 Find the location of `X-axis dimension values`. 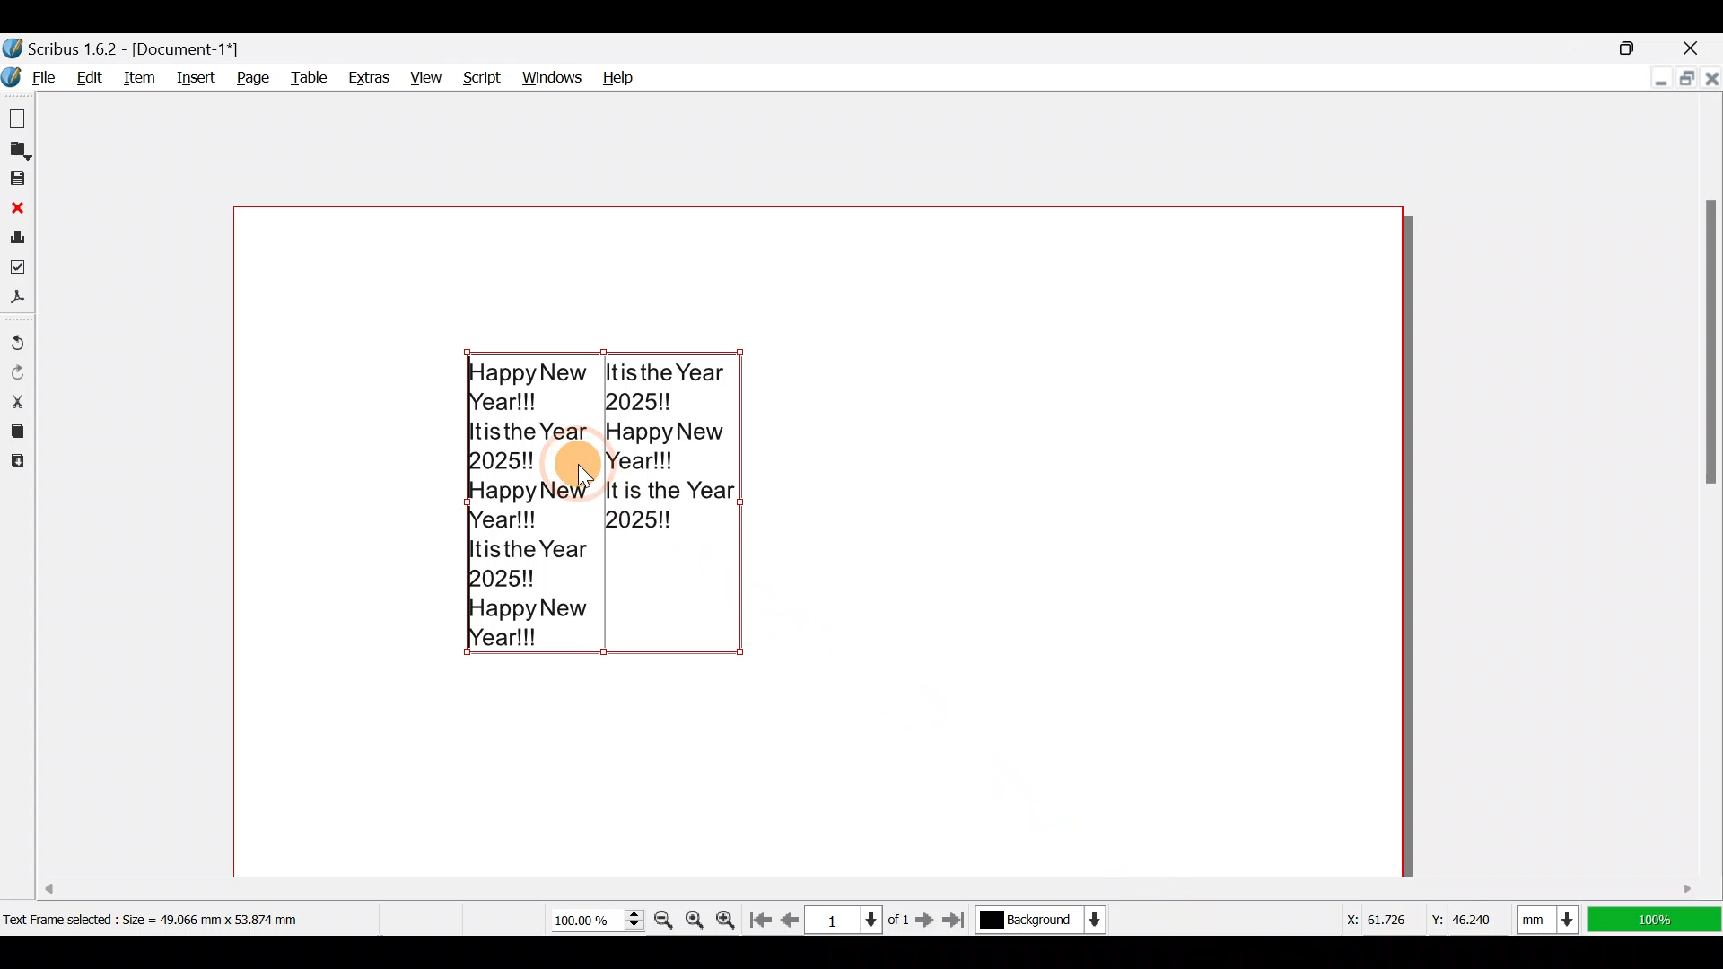

X-axis dimension values is located at coordinates (1374, 918).